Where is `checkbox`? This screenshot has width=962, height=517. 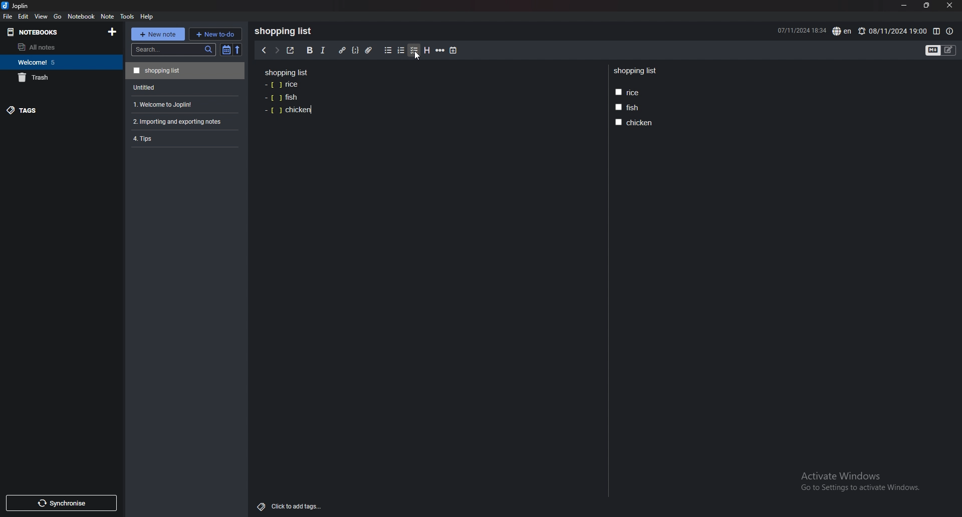
checkbox is located at coordinates (414, 51).